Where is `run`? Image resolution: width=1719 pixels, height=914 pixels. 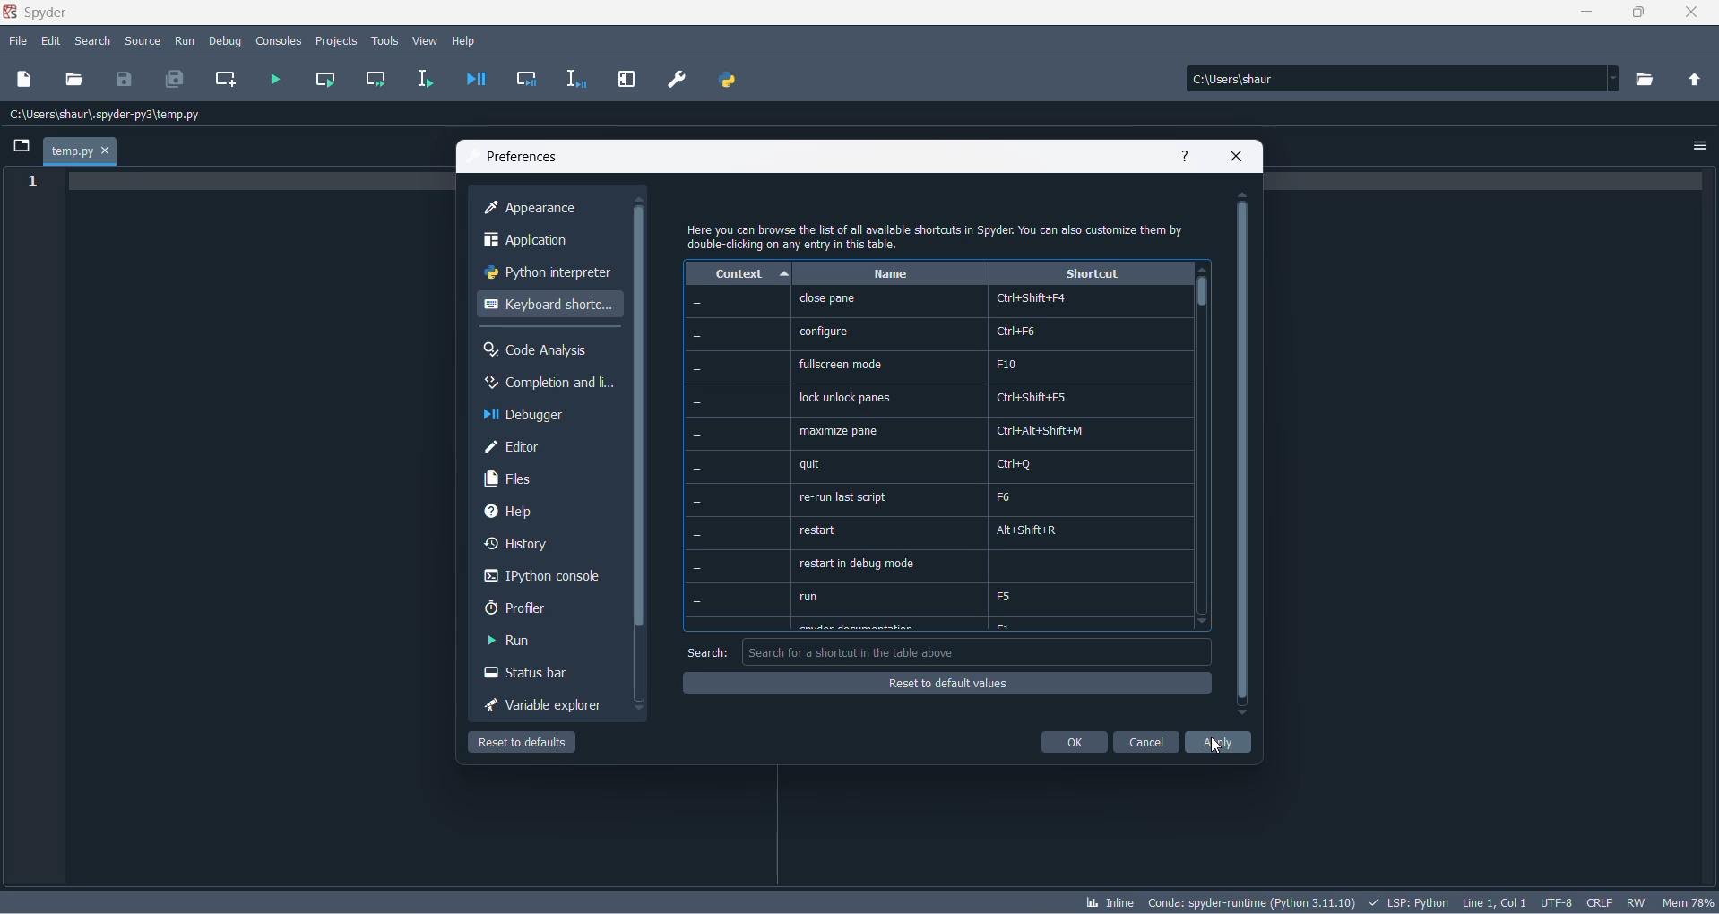 run is located at coordinates (811, 597).